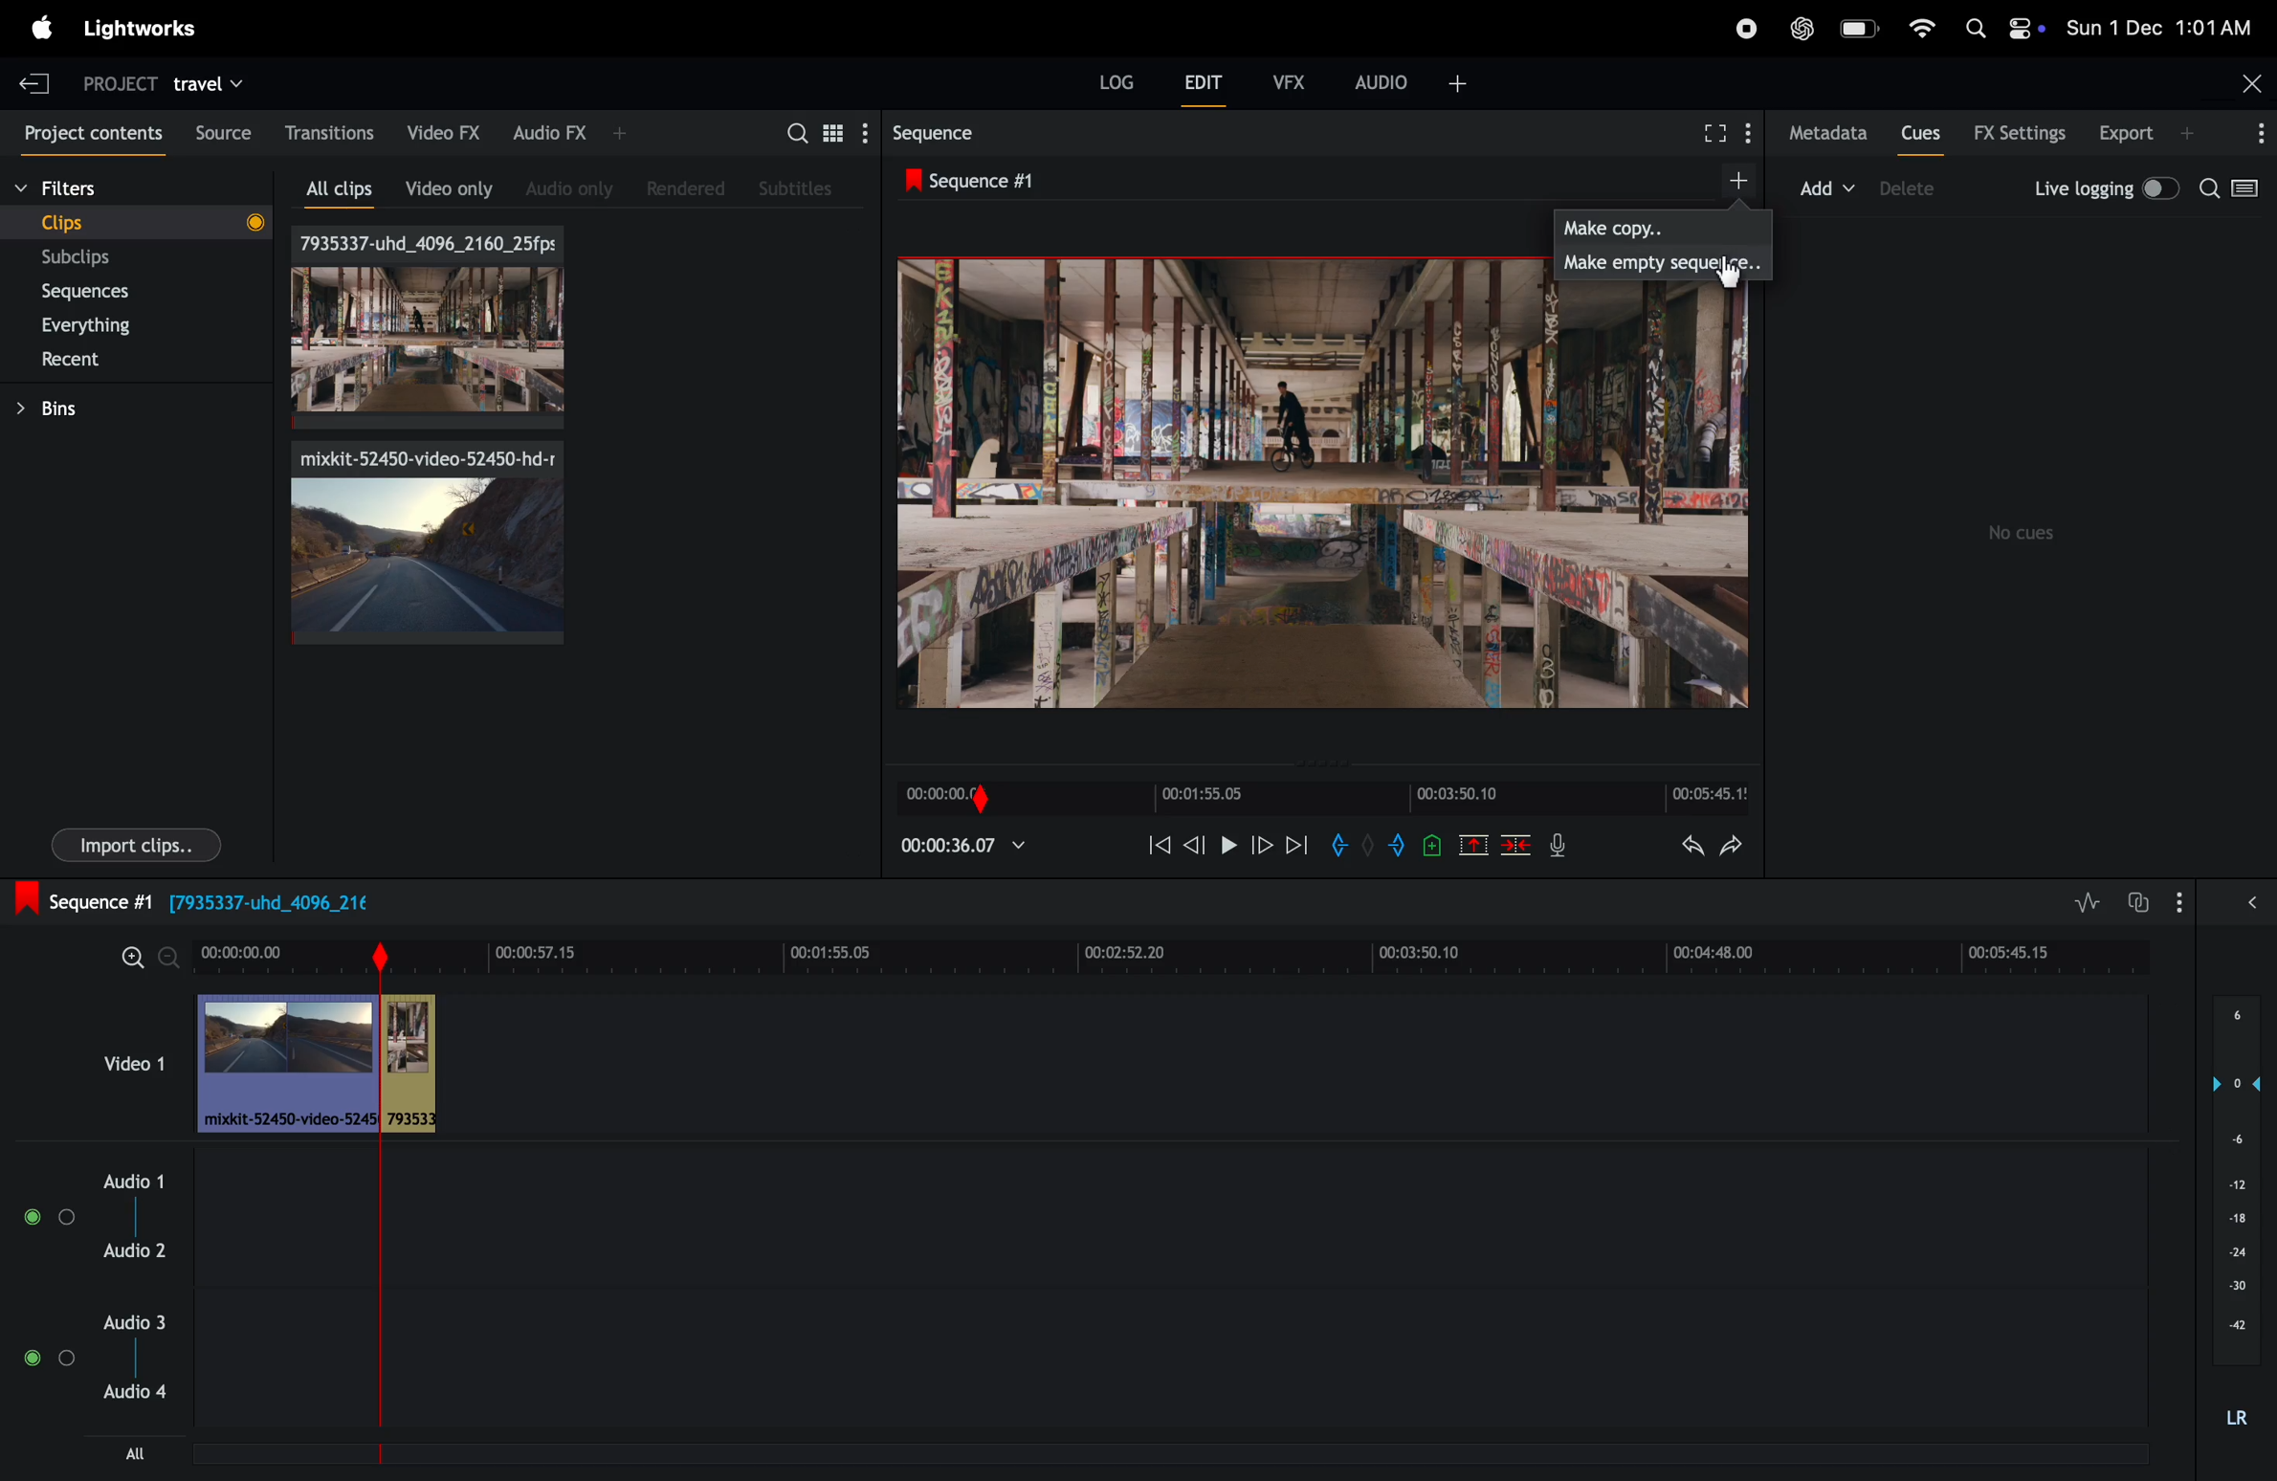 This screenshot has height=1481, width=2277. What do you see at coordinates (1516, 845) in the screenshot?
I see `delete clps` at bounding box center [1516, 845].